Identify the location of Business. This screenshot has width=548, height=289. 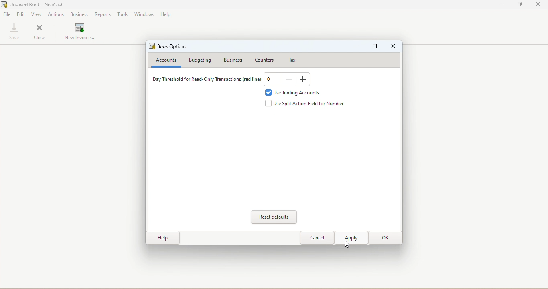
(79, 14).